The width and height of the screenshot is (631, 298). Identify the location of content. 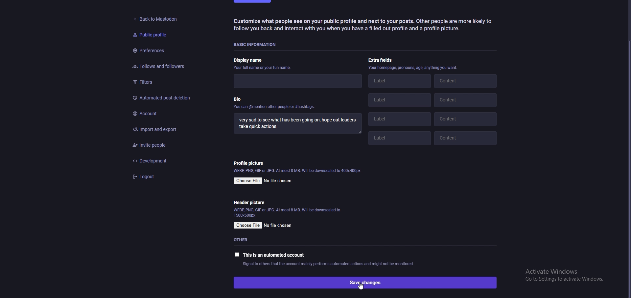
(467, 118).